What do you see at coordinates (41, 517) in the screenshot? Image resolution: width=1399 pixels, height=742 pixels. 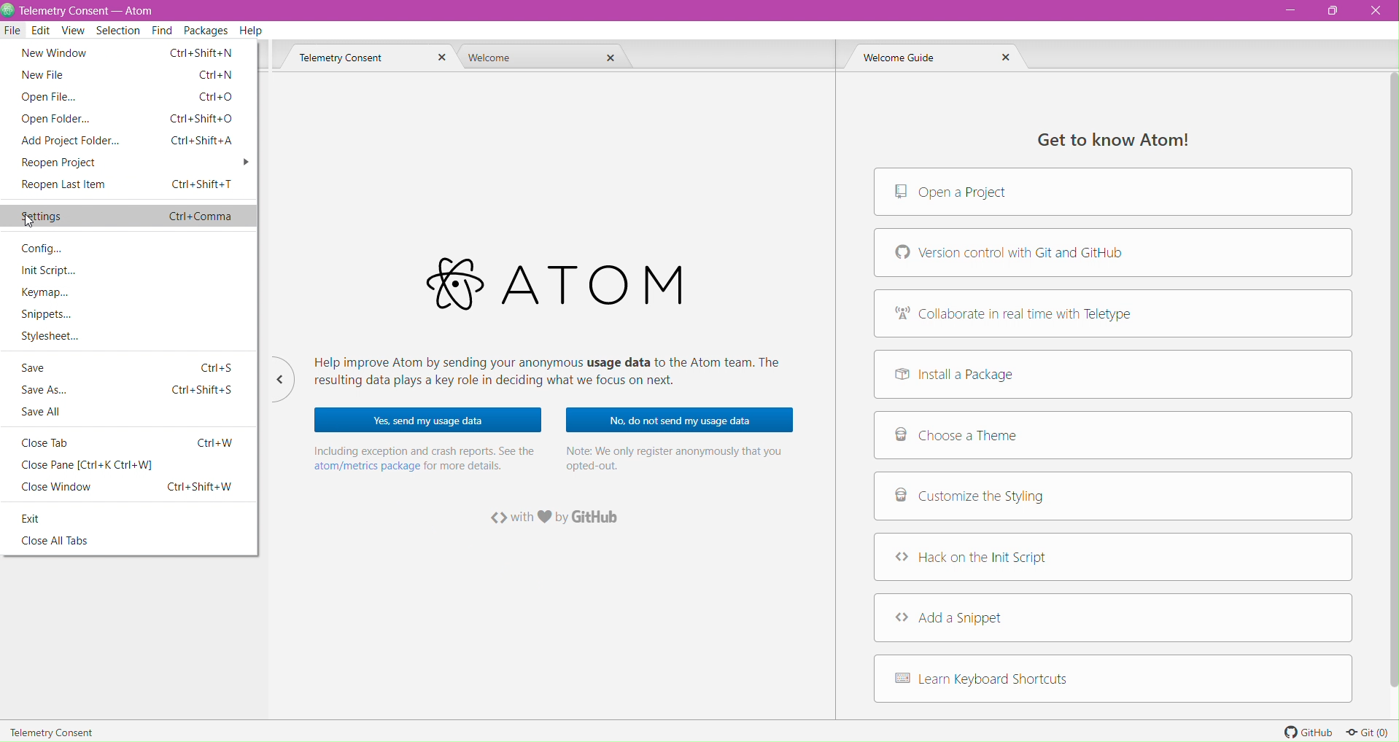 I see `Exit` at bounding box center [41, 517].